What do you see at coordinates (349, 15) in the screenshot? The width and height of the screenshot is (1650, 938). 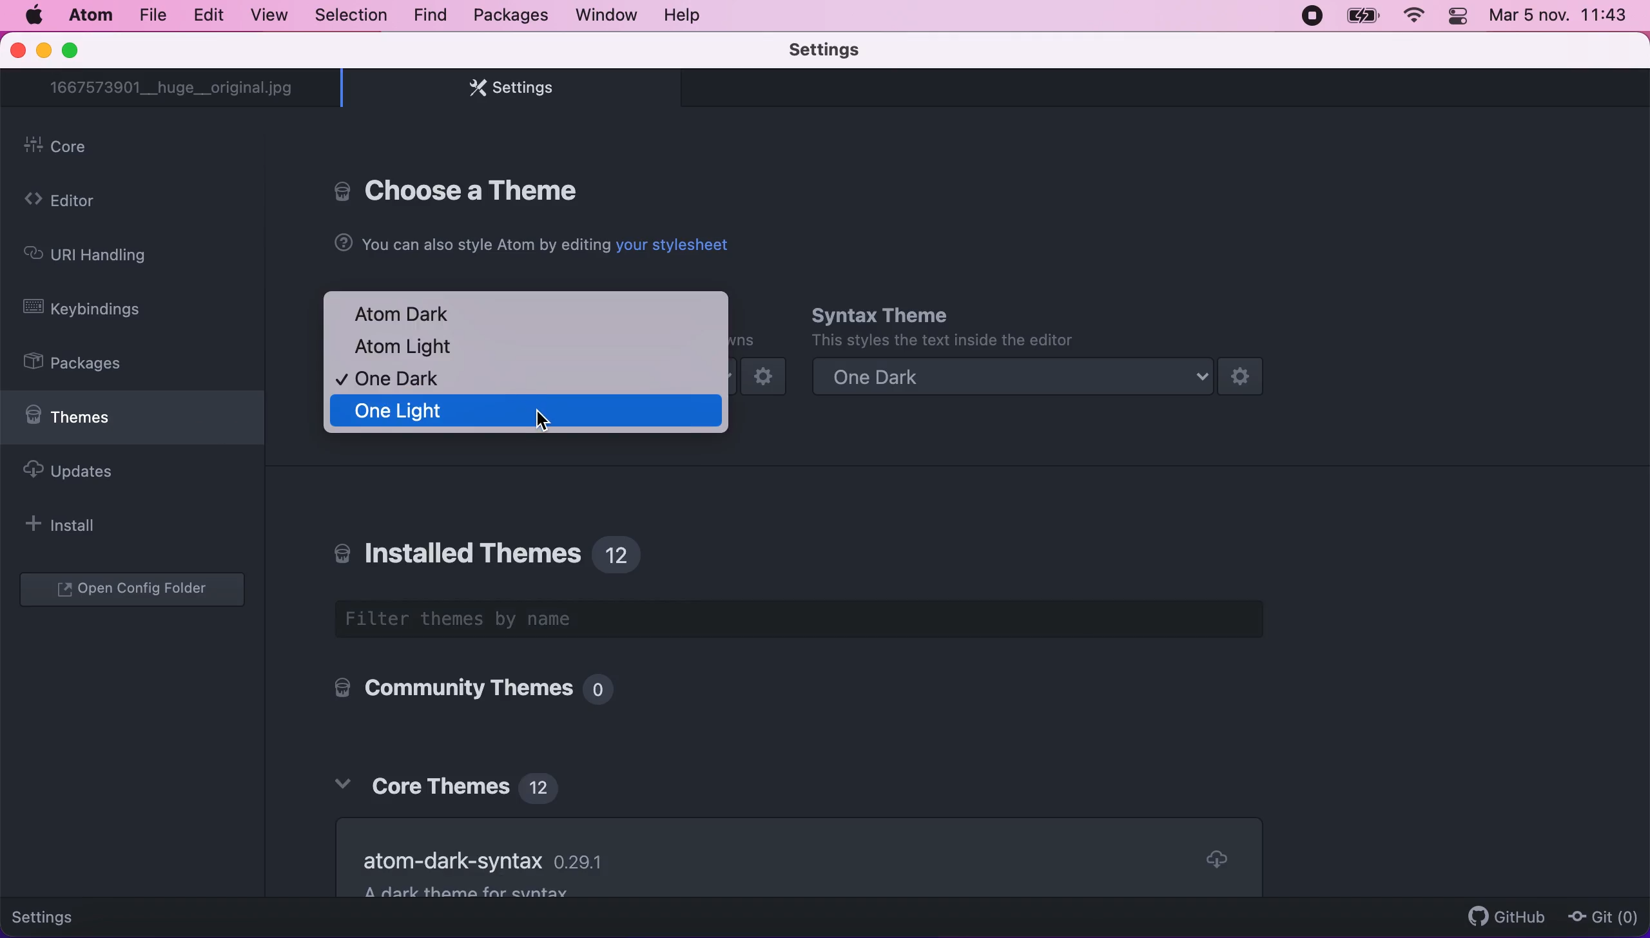 I see `selection` at bounding box center [349, 15].